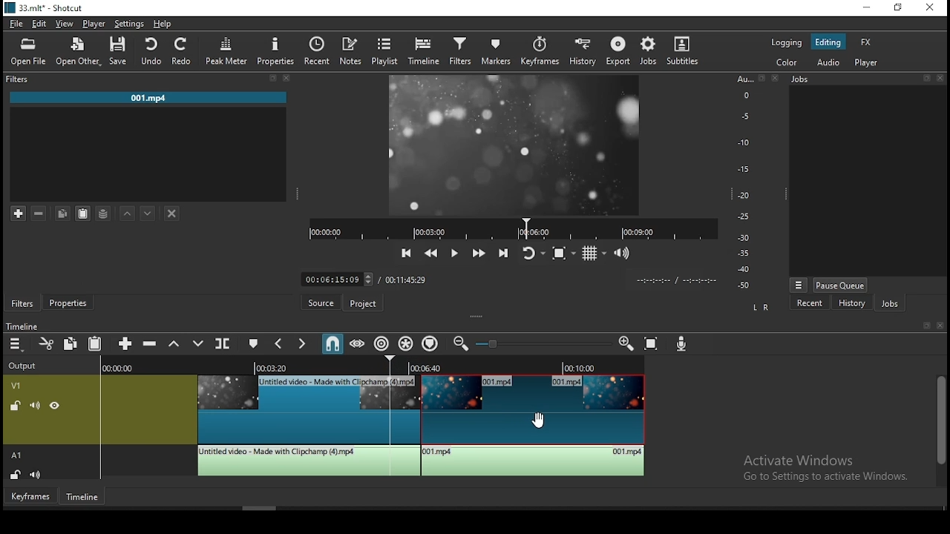 The width and height of the screenshot is (950, 534). I want to click on video clip, so click(531, 410).